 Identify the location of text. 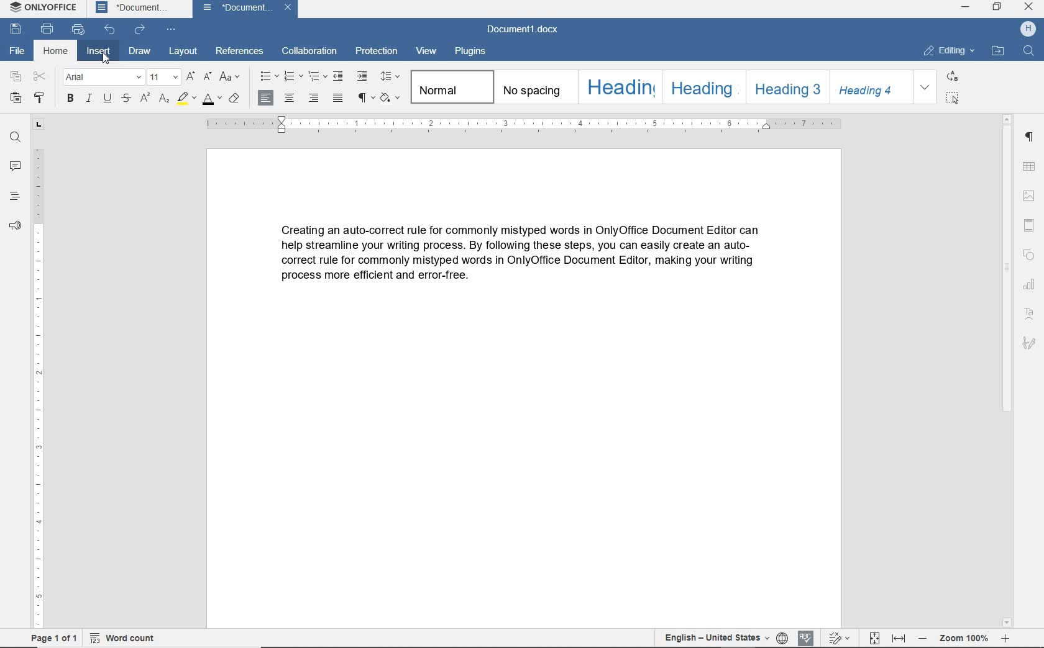
(526, 260).